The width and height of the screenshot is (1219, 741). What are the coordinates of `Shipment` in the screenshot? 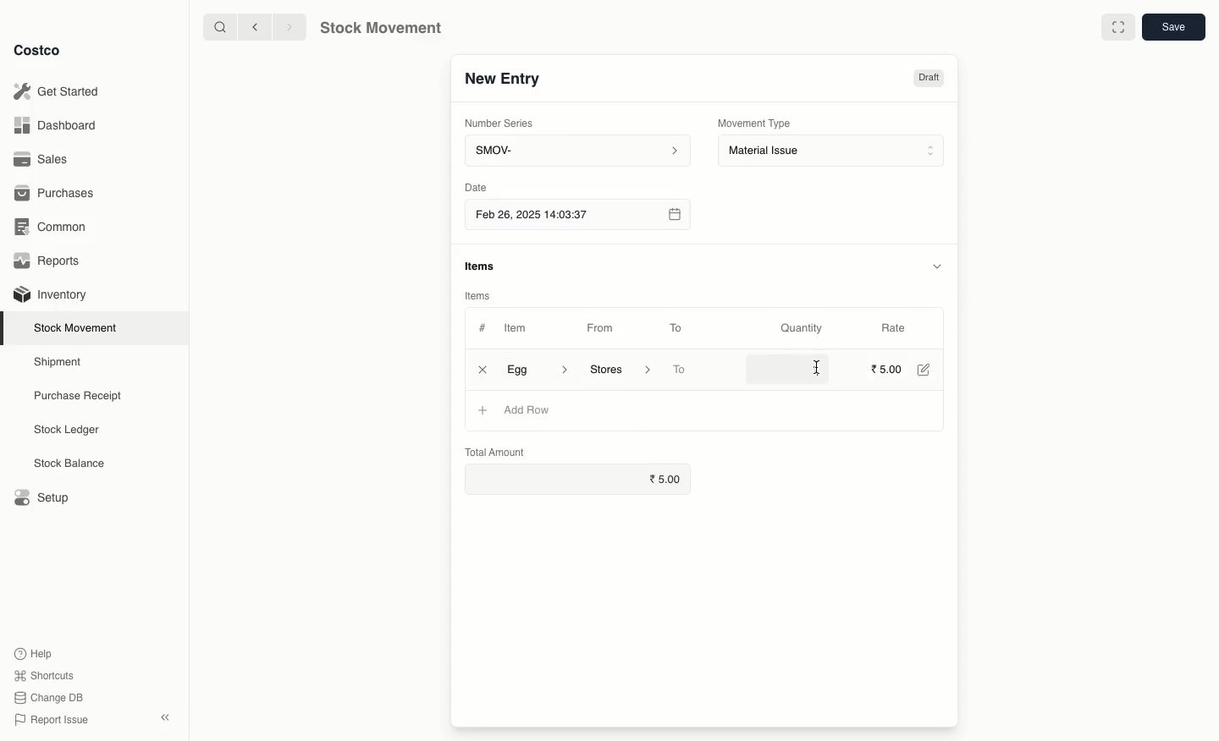 It's located at (58, 363).